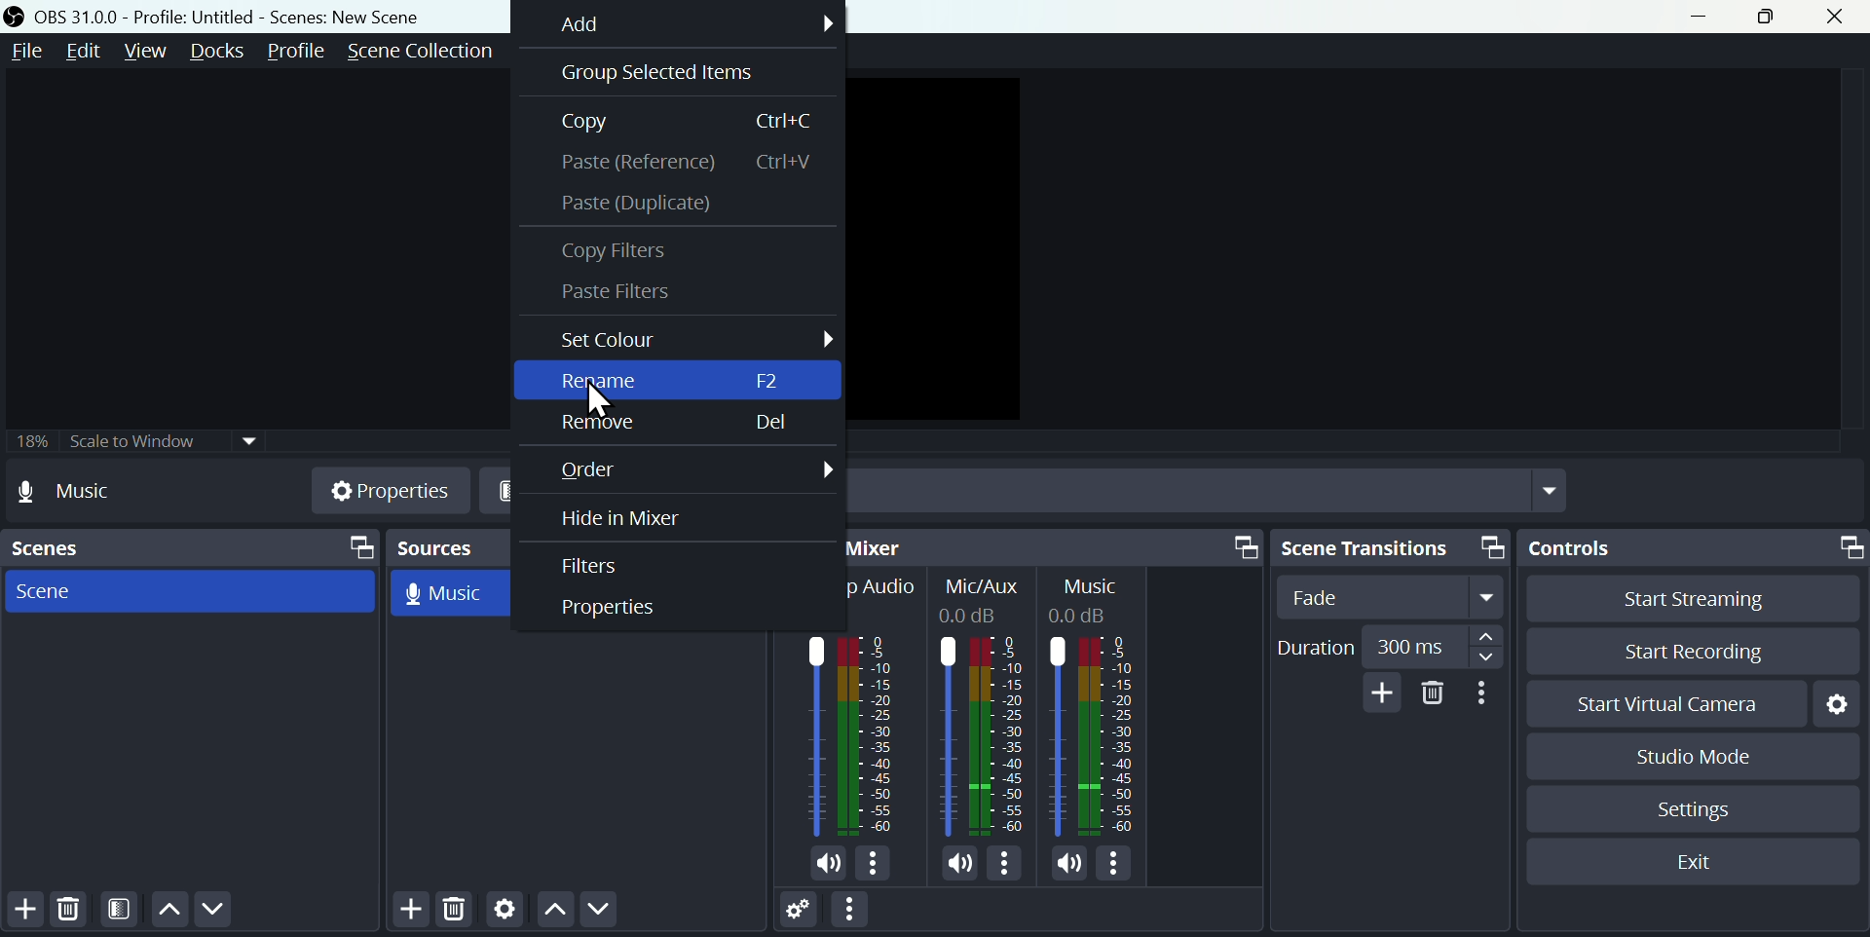  I want to click on maximise, so click(1770, 17).